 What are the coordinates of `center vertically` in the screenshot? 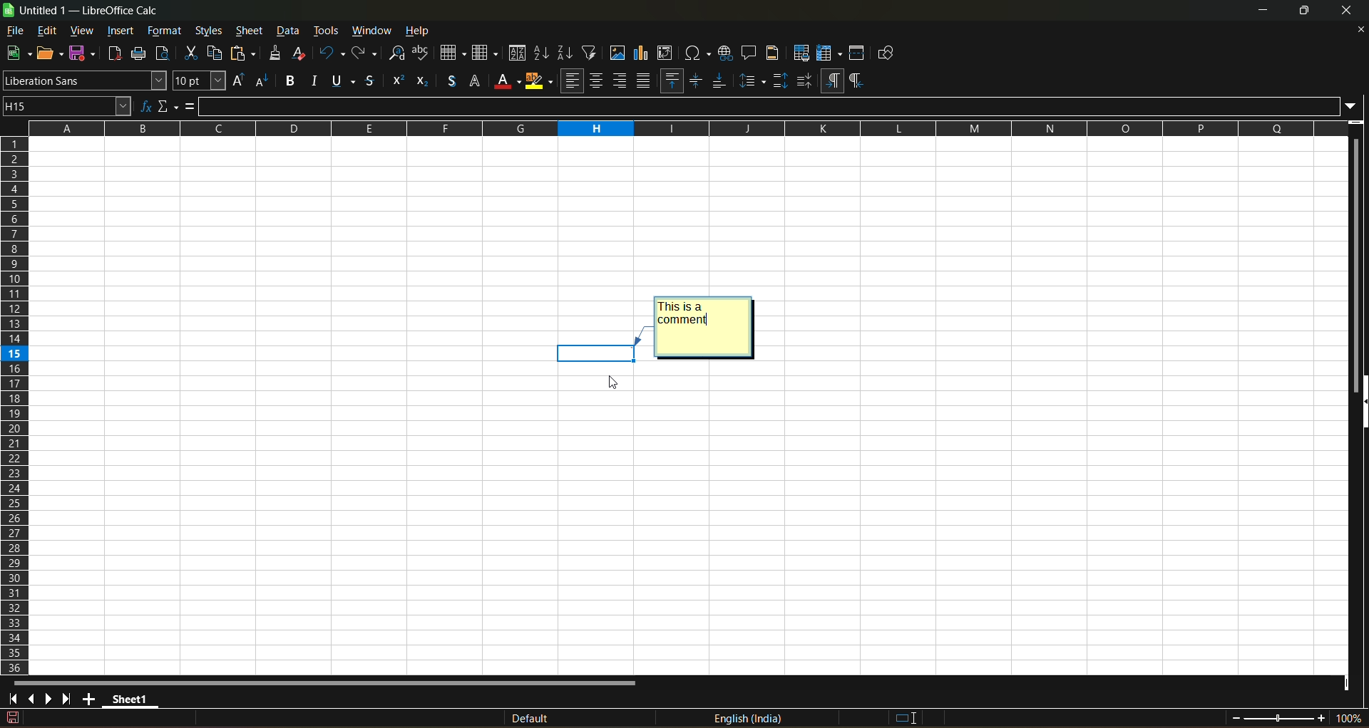 It's located at (496, 80).